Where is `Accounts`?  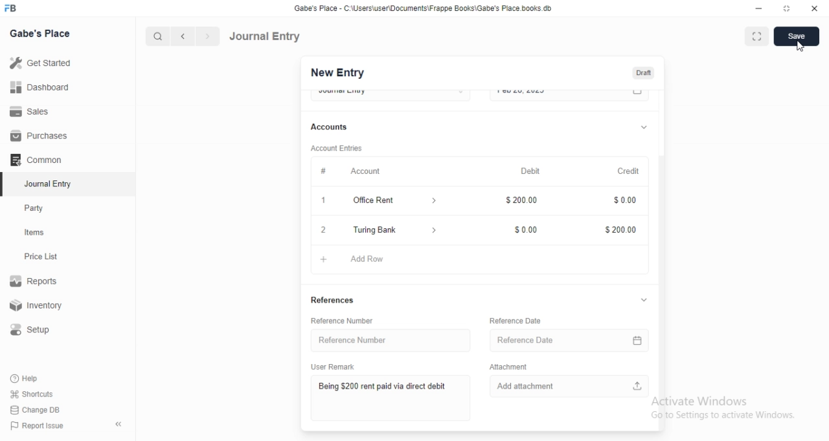 Accounts is located at coordinates (331, 127).